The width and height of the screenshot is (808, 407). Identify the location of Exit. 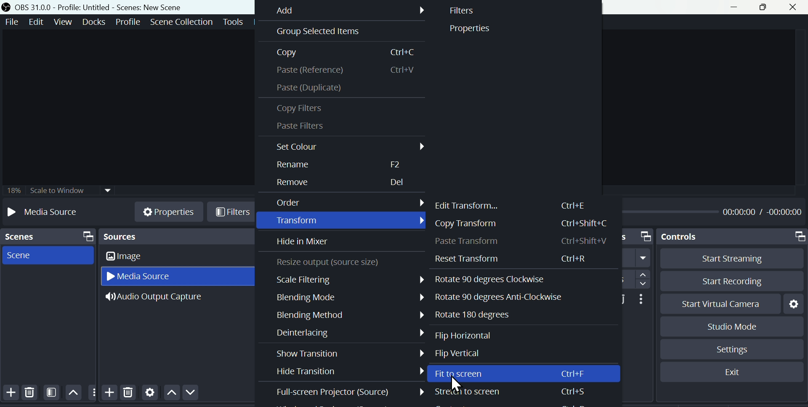
(732, 372).